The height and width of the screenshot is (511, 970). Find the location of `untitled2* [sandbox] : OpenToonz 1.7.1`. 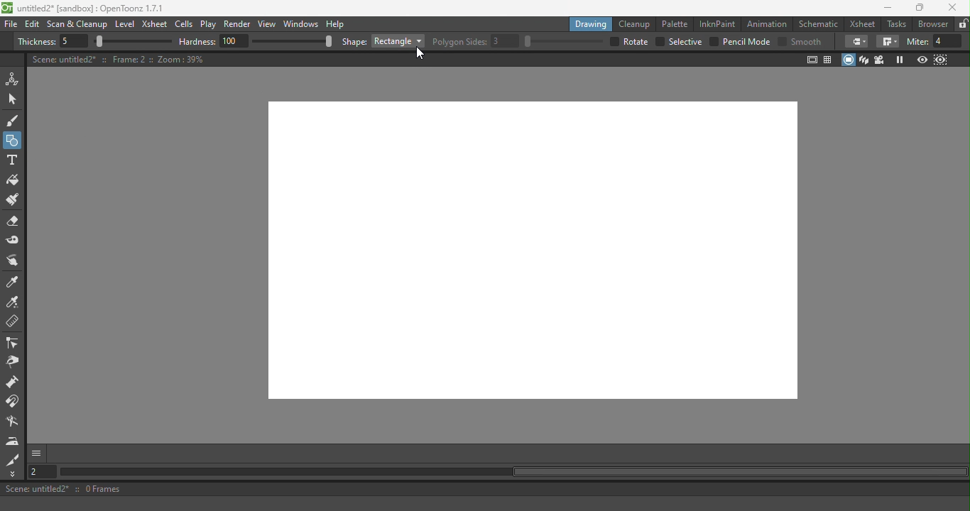

untitled2* [sandbox] : OpenToonz 1.7.1 is located at coordinates (82, 7).